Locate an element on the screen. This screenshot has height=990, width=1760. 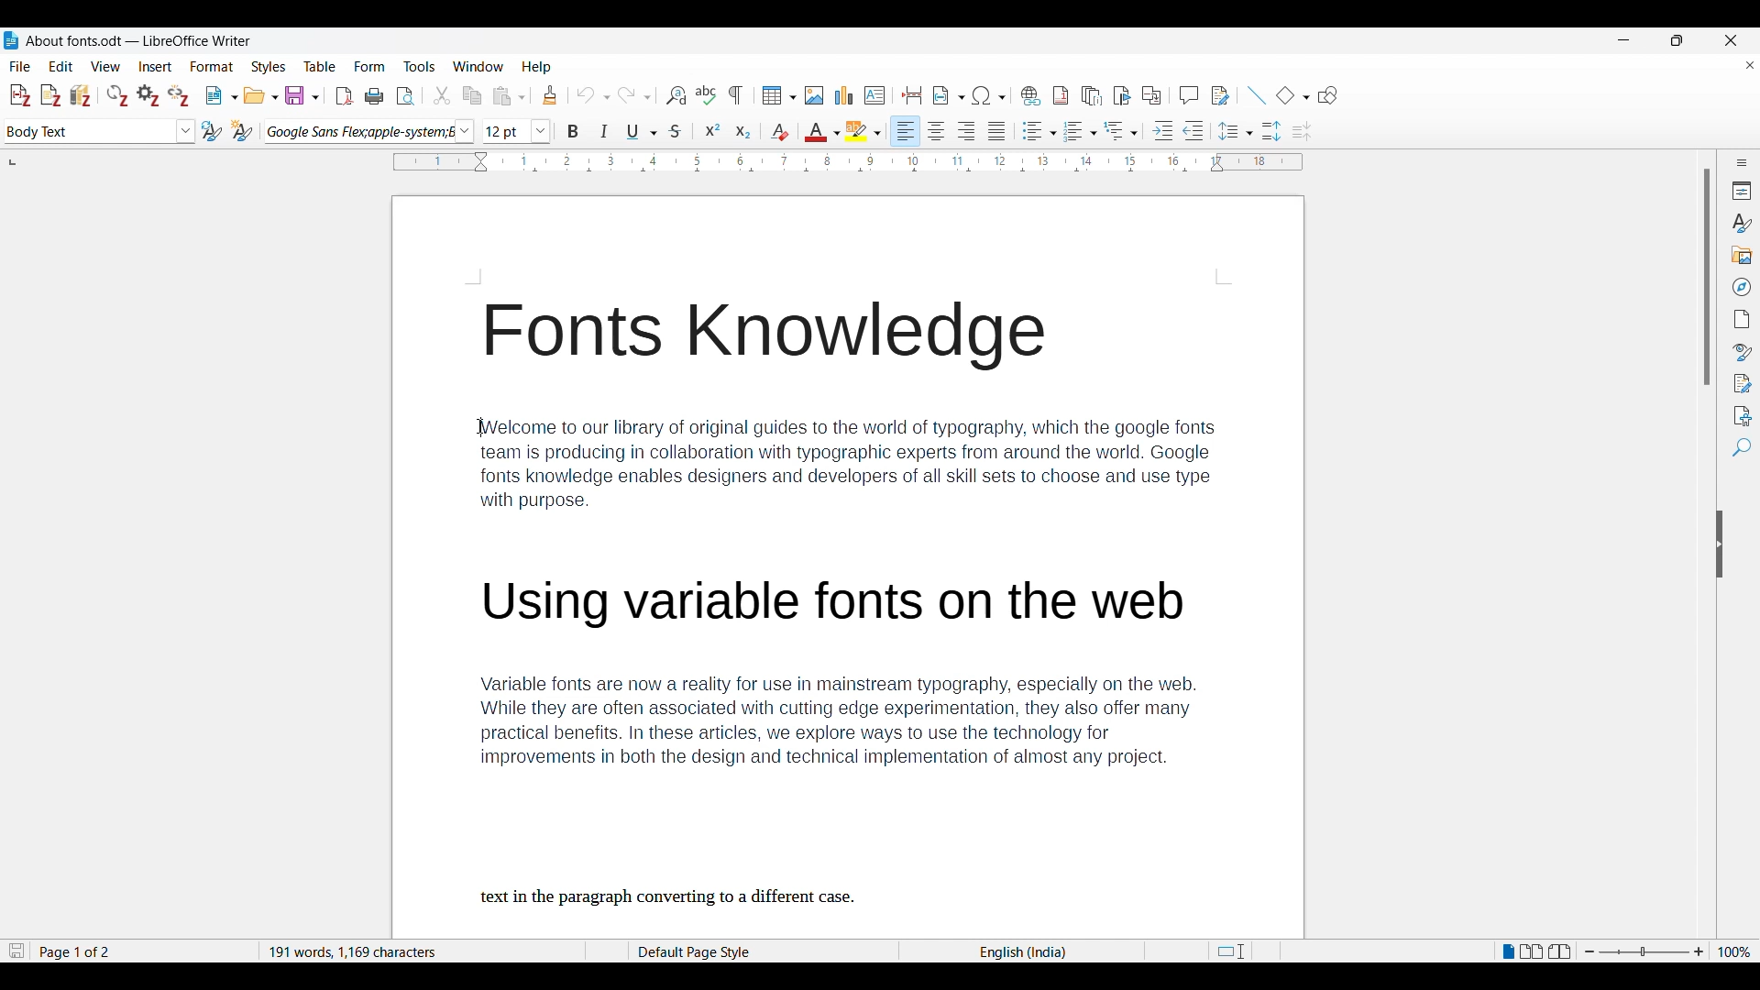
Tools menu is located at coordinates (420, 67).